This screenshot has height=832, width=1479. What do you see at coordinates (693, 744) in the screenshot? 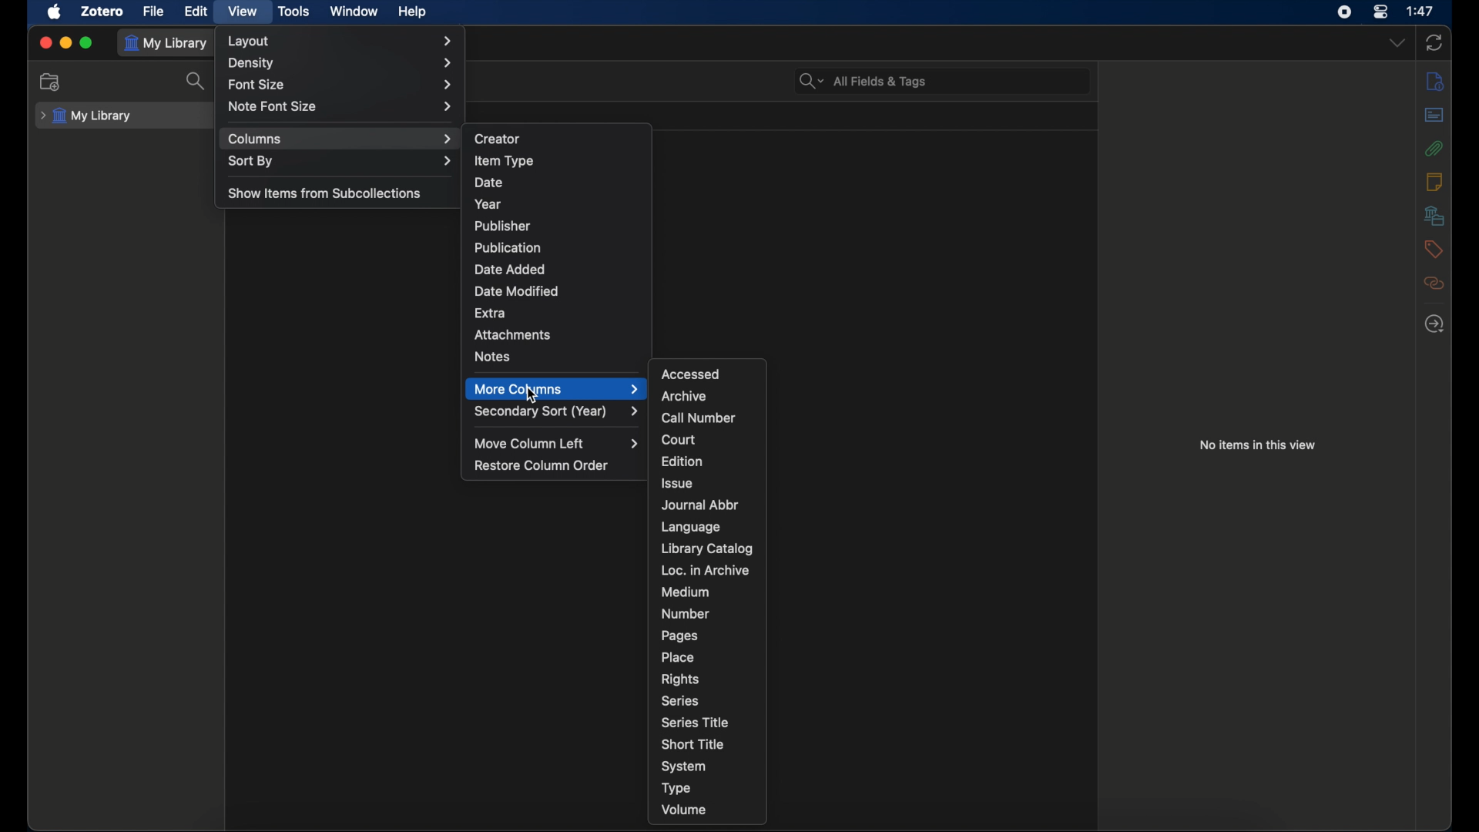
I see `short title` at bounding box center [693, 744].